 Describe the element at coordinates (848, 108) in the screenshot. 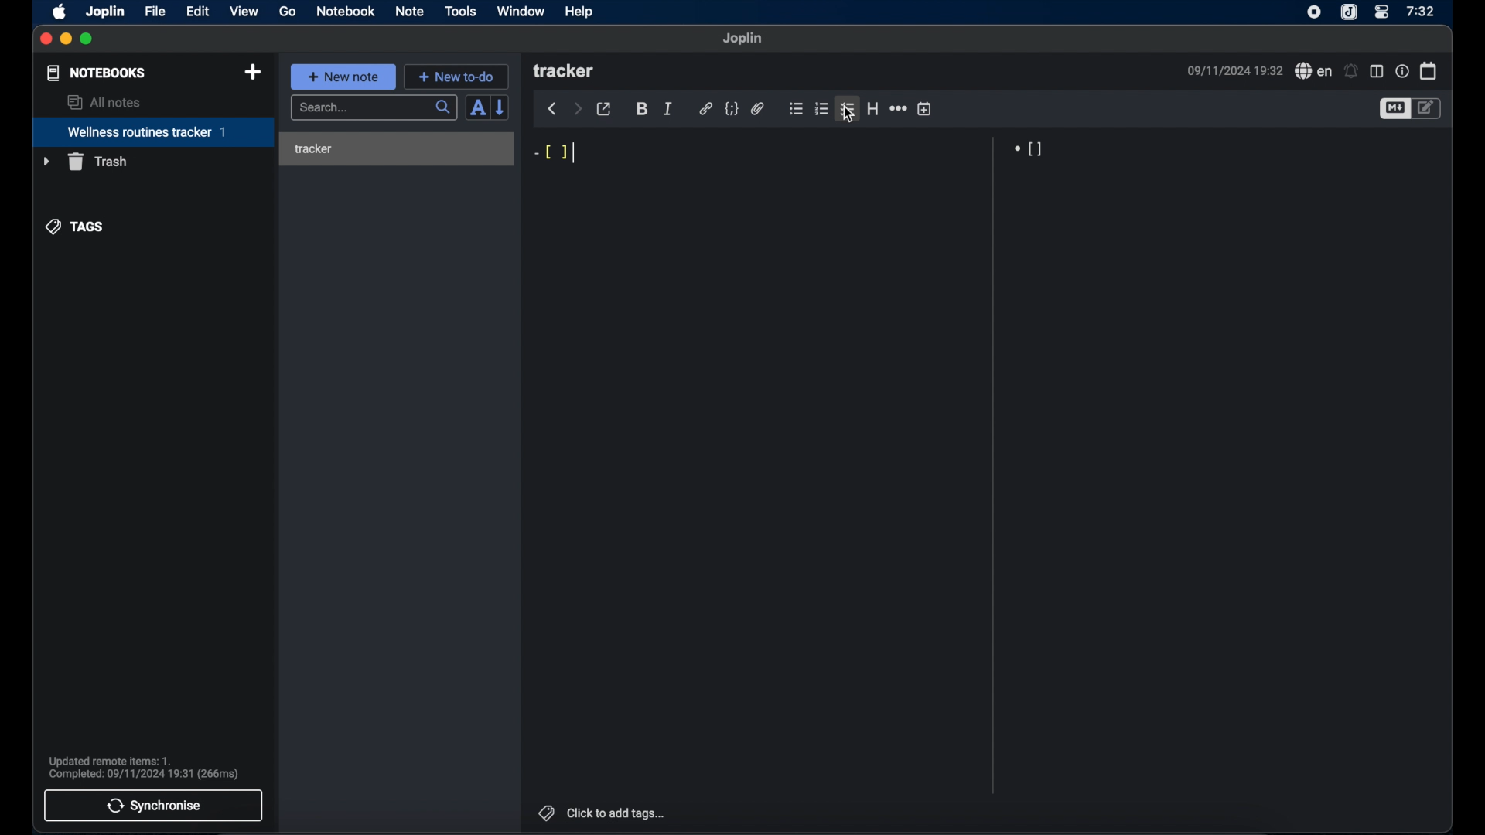

I see `checklist` at that location.